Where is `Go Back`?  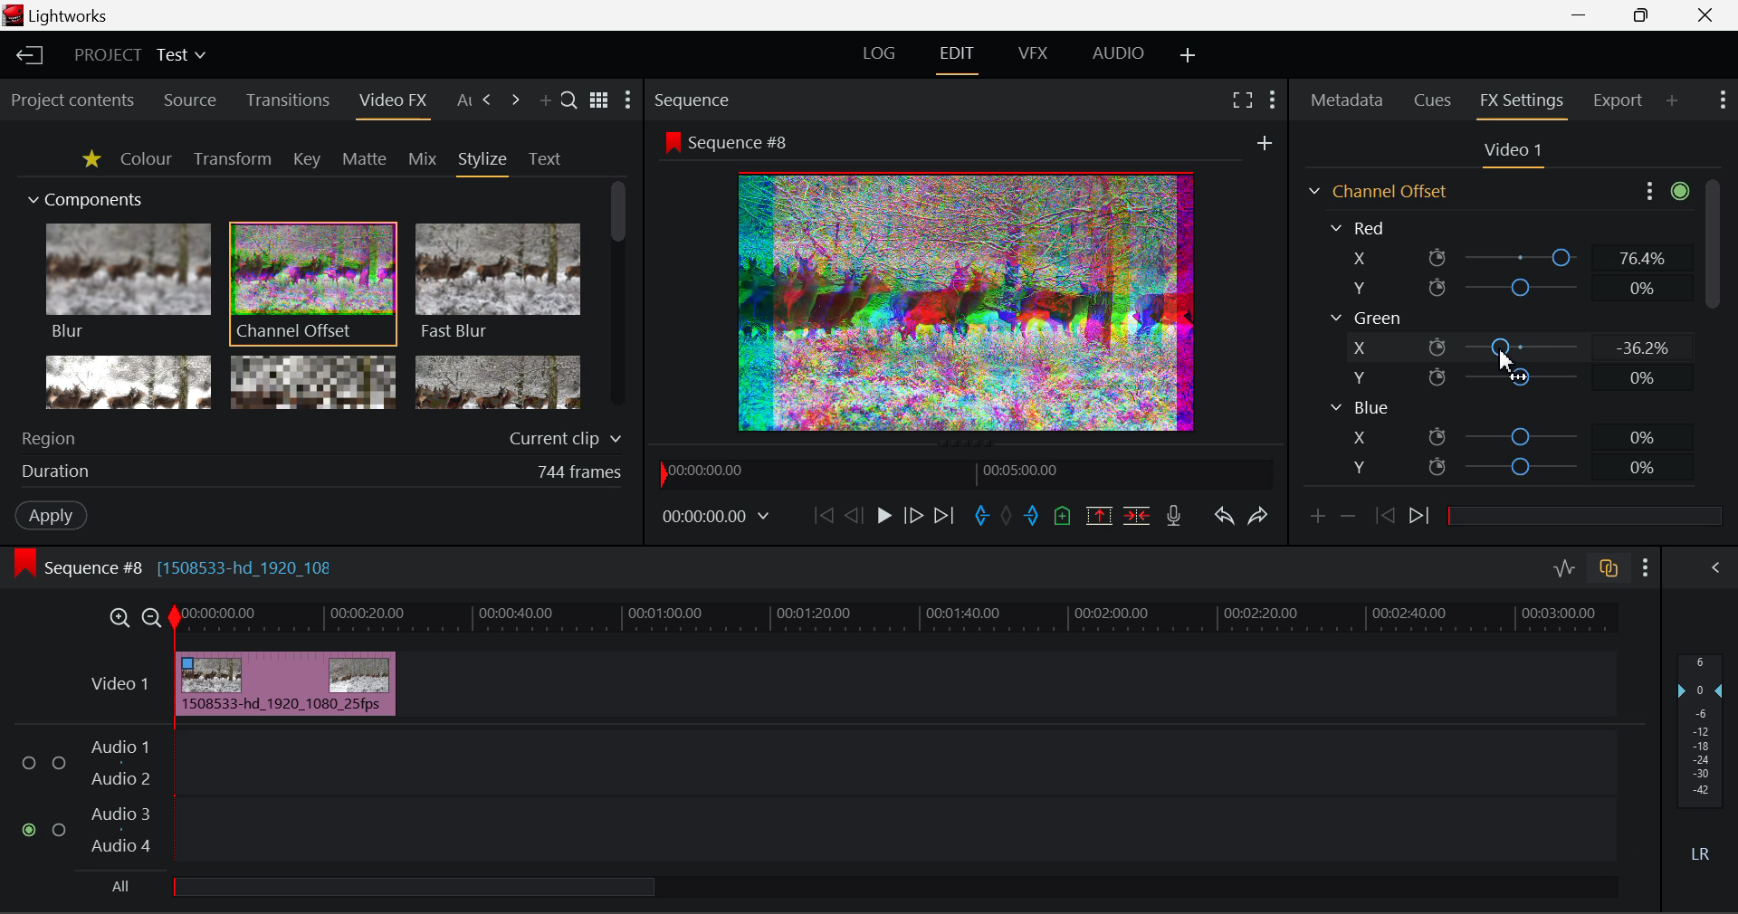 Go Back is located at coordinates (852, 516).